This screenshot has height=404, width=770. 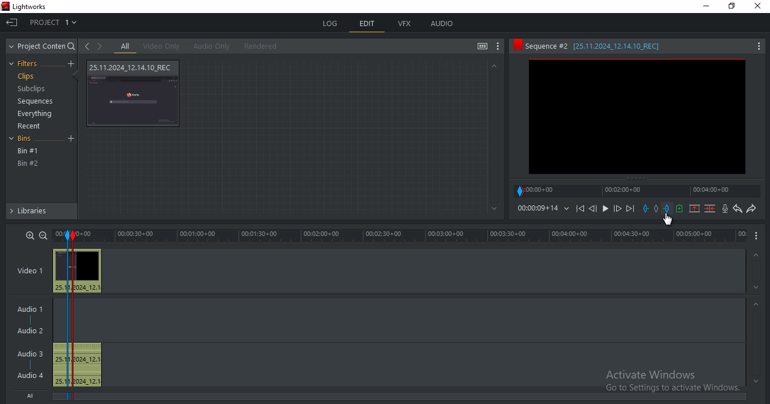 I want to click on Up, so click(x=494, y=66).